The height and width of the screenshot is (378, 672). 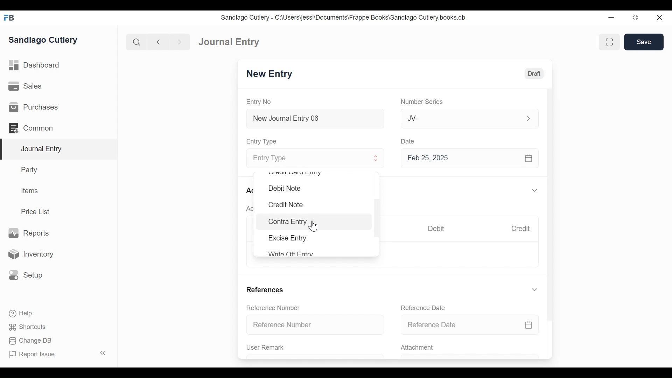 I want to click on Reference Number, so click(x=273, y=307).